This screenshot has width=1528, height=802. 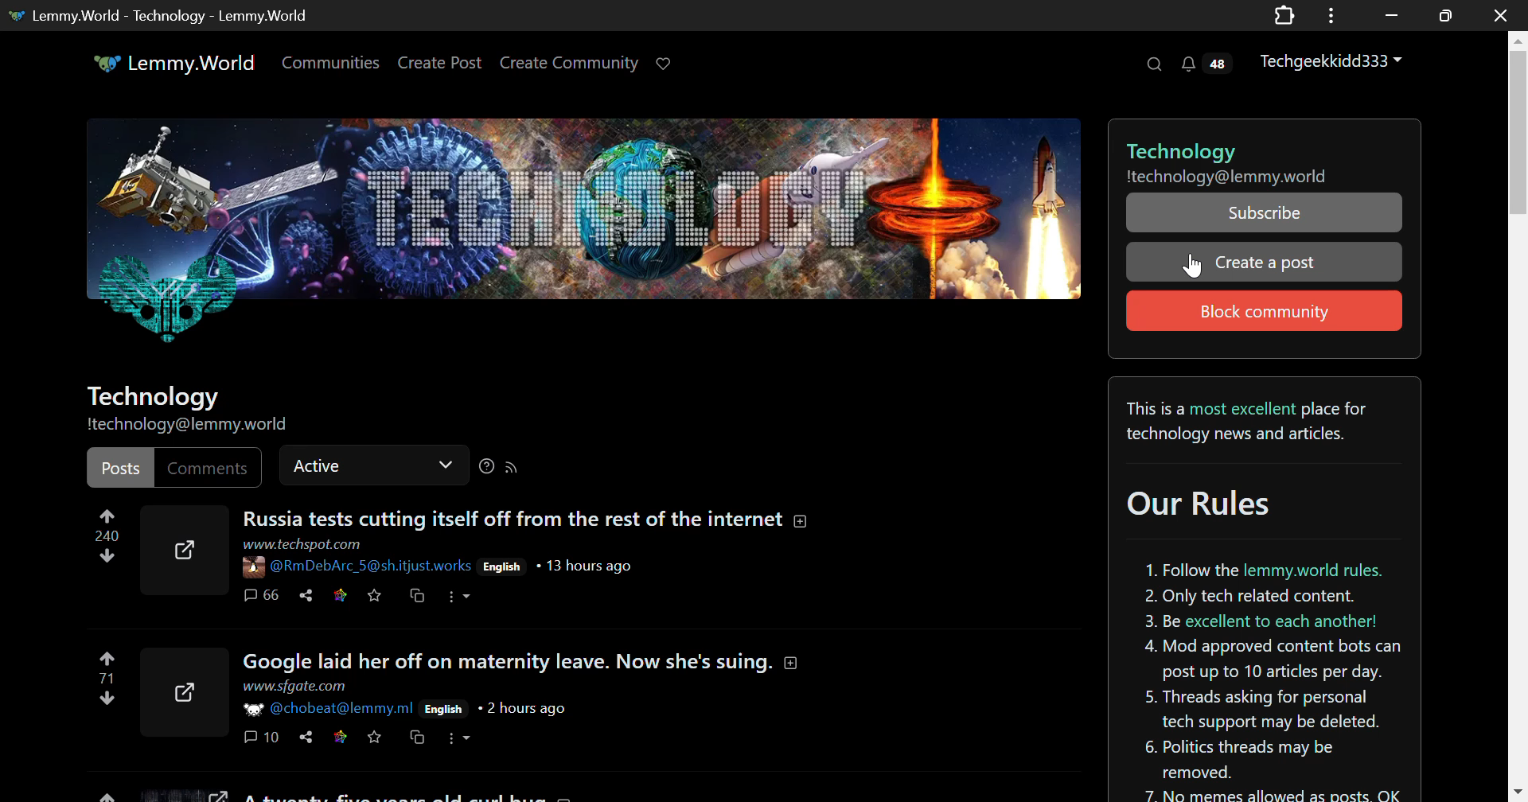 I want to click on Vertical Scroll Bar, so click(x=1518, y=416).